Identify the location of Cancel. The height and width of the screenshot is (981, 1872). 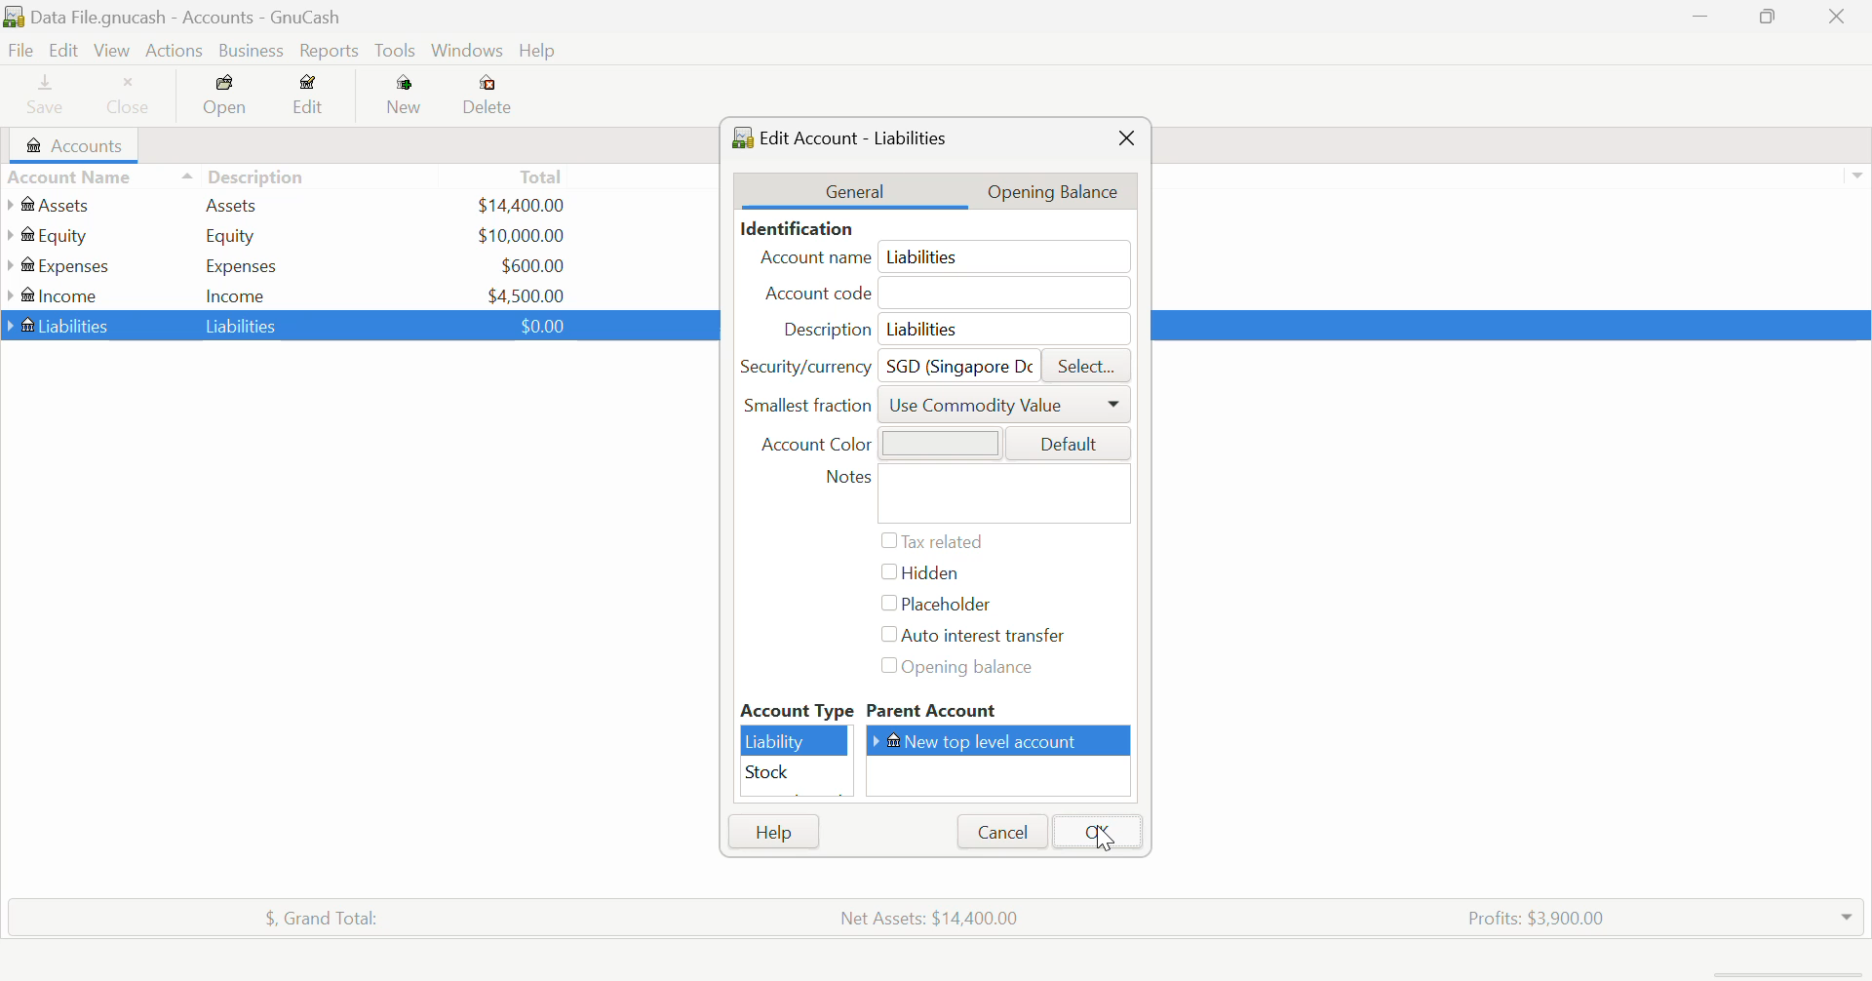
(1000, 832).